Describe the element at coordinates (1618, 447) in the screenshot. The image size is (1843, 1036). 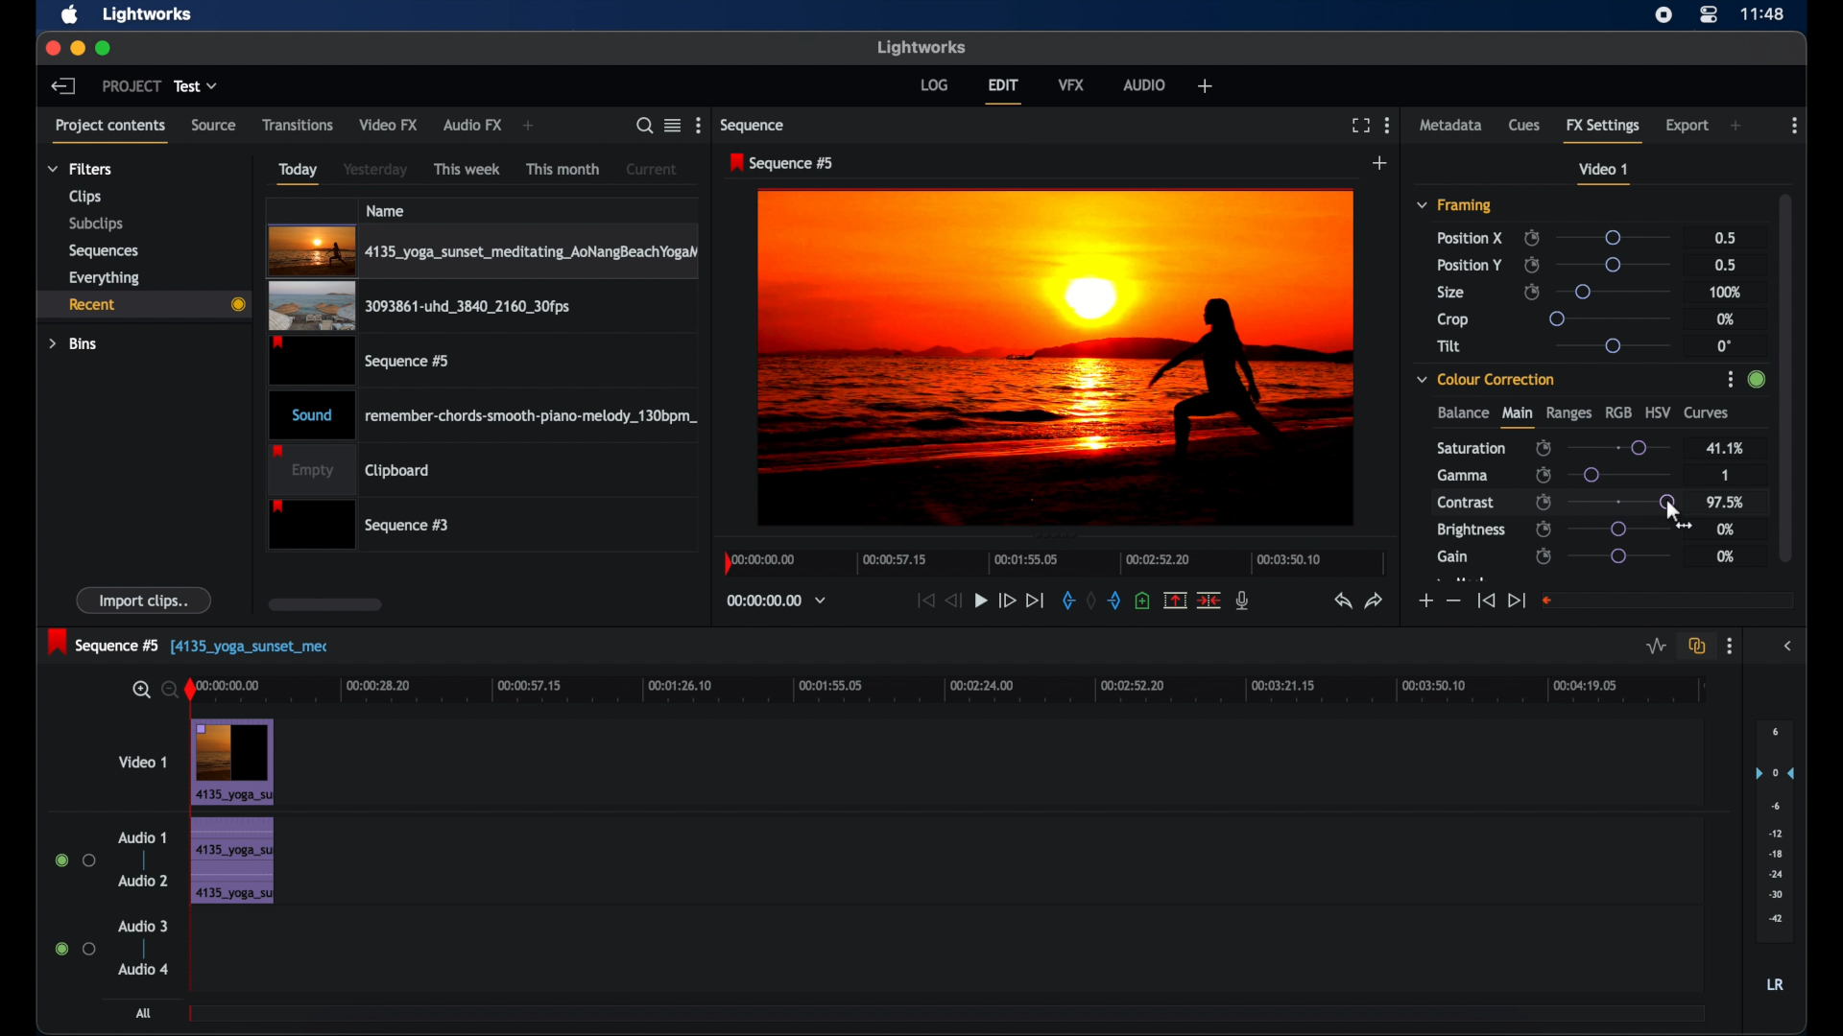
I see `slider` at that location.